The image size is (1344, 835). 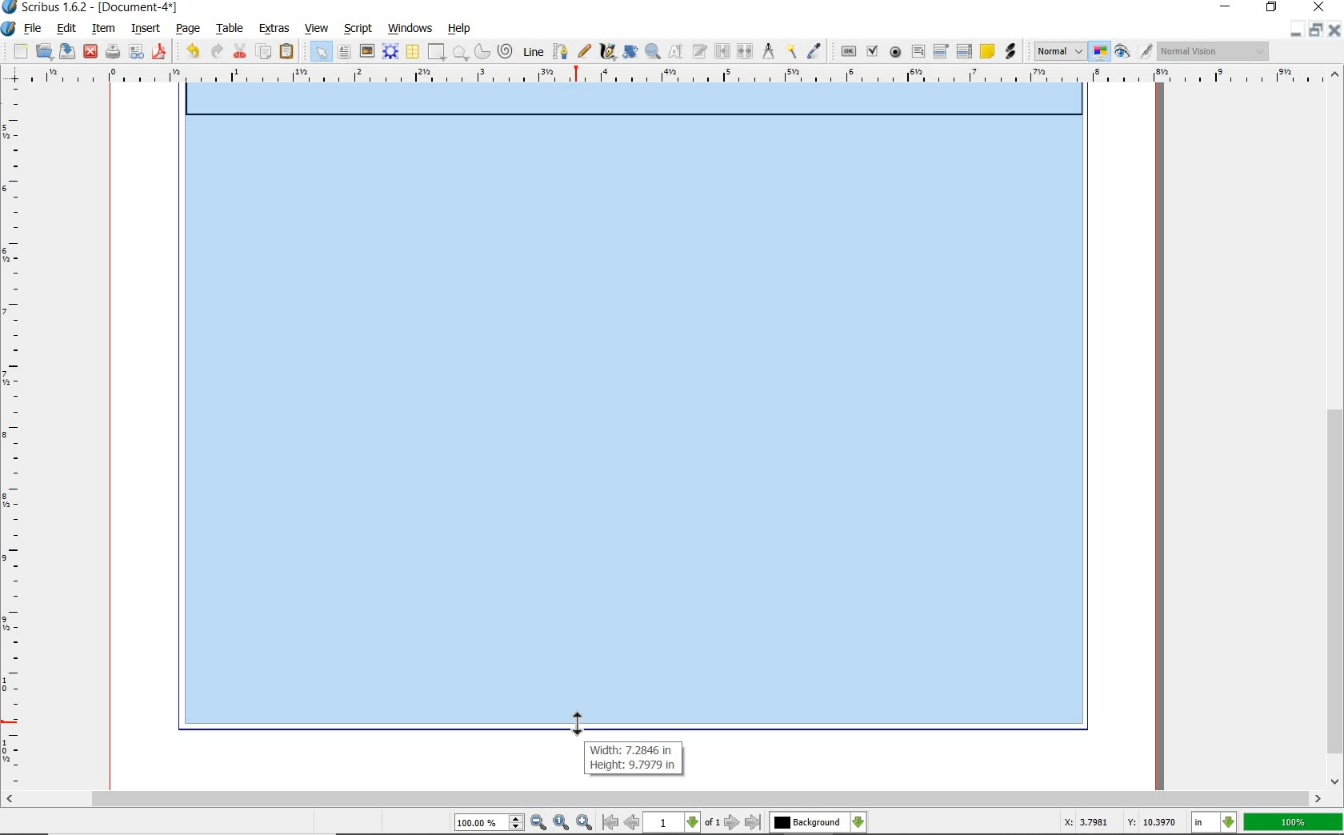 What do you see at coordinates (1134, 53) in the screenshot?
I see `preview mode` at bounding box center [1134, 53].